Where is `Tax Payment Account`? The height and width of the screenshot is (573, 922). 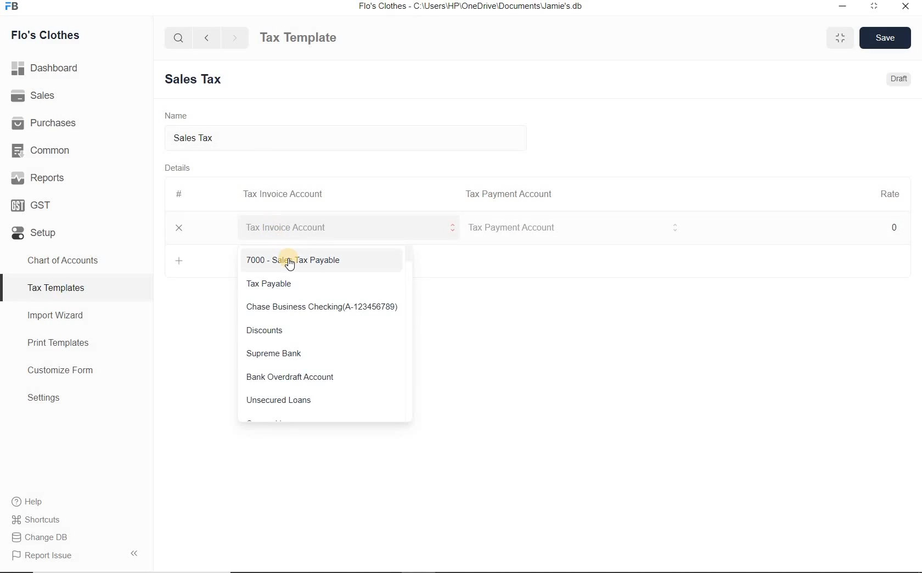 Tax Payment Account is located at coordinates (508, 194).